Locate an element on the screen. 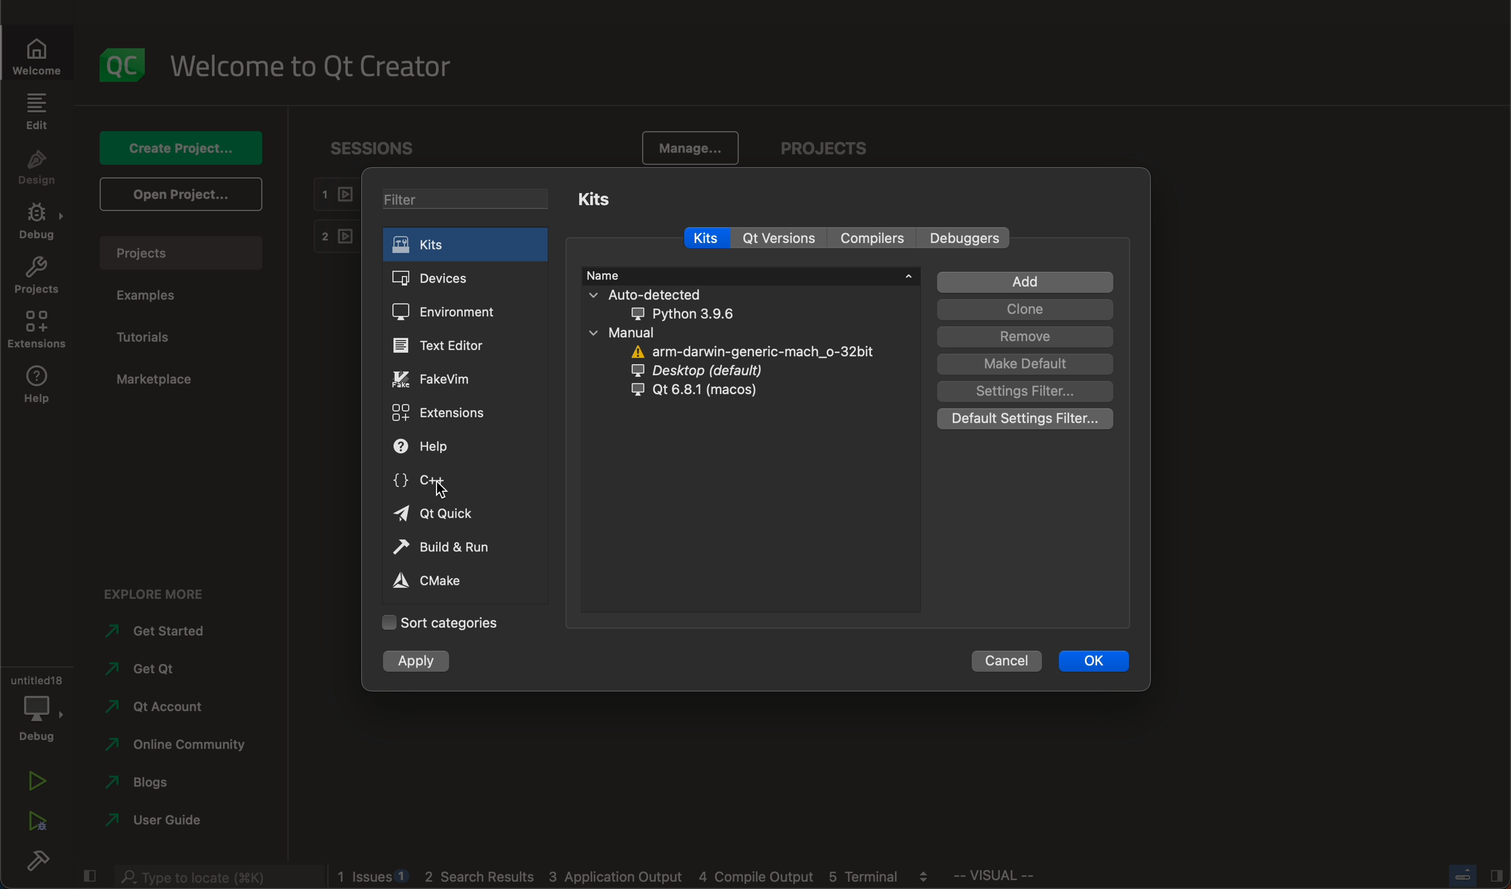  build is located at coordinates (36, 864).